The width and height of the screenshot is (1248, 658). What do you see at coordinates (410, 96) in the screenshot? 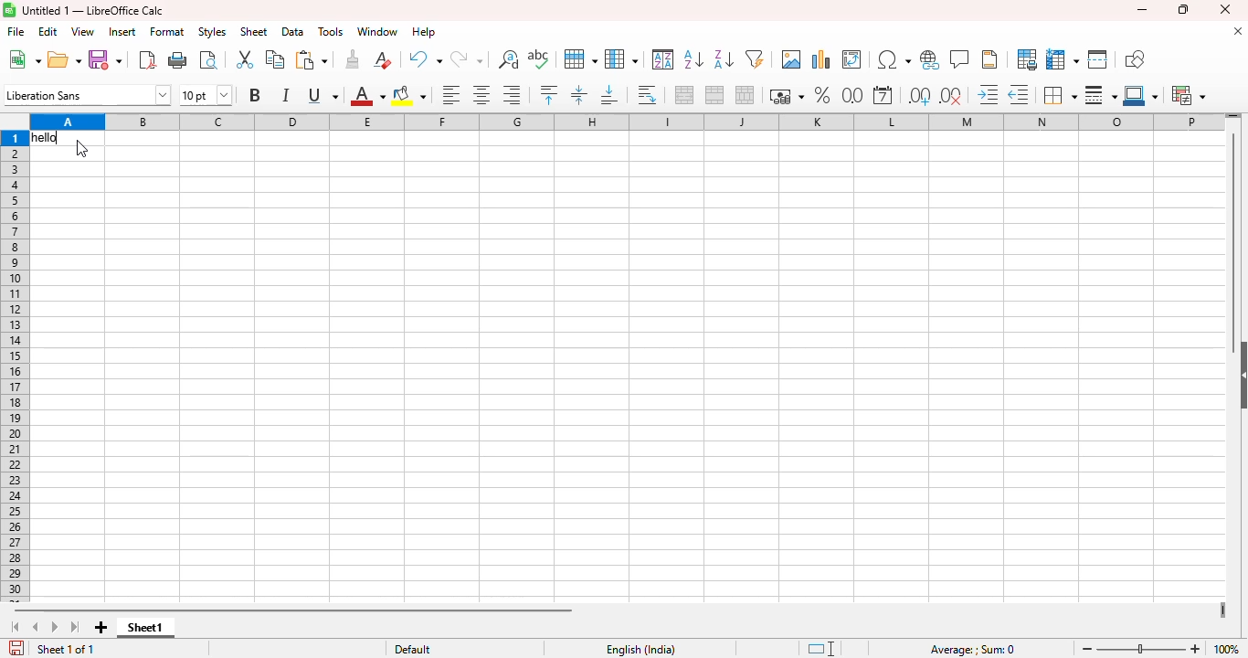
I see `background color` at bounding box center [410, 96].